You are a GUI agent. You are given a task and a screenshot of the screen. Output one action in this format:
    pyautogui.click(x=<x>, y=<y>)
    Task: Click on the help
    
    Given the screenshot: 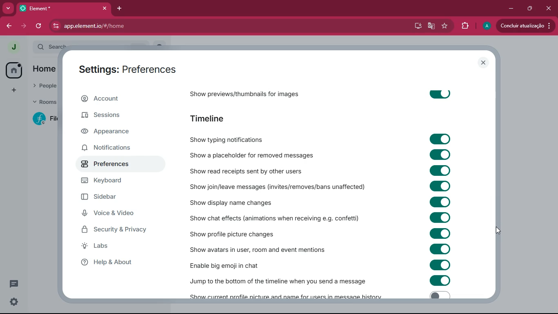 What is the action you would take?
    pyautogui.click(x=120, y=263)
    